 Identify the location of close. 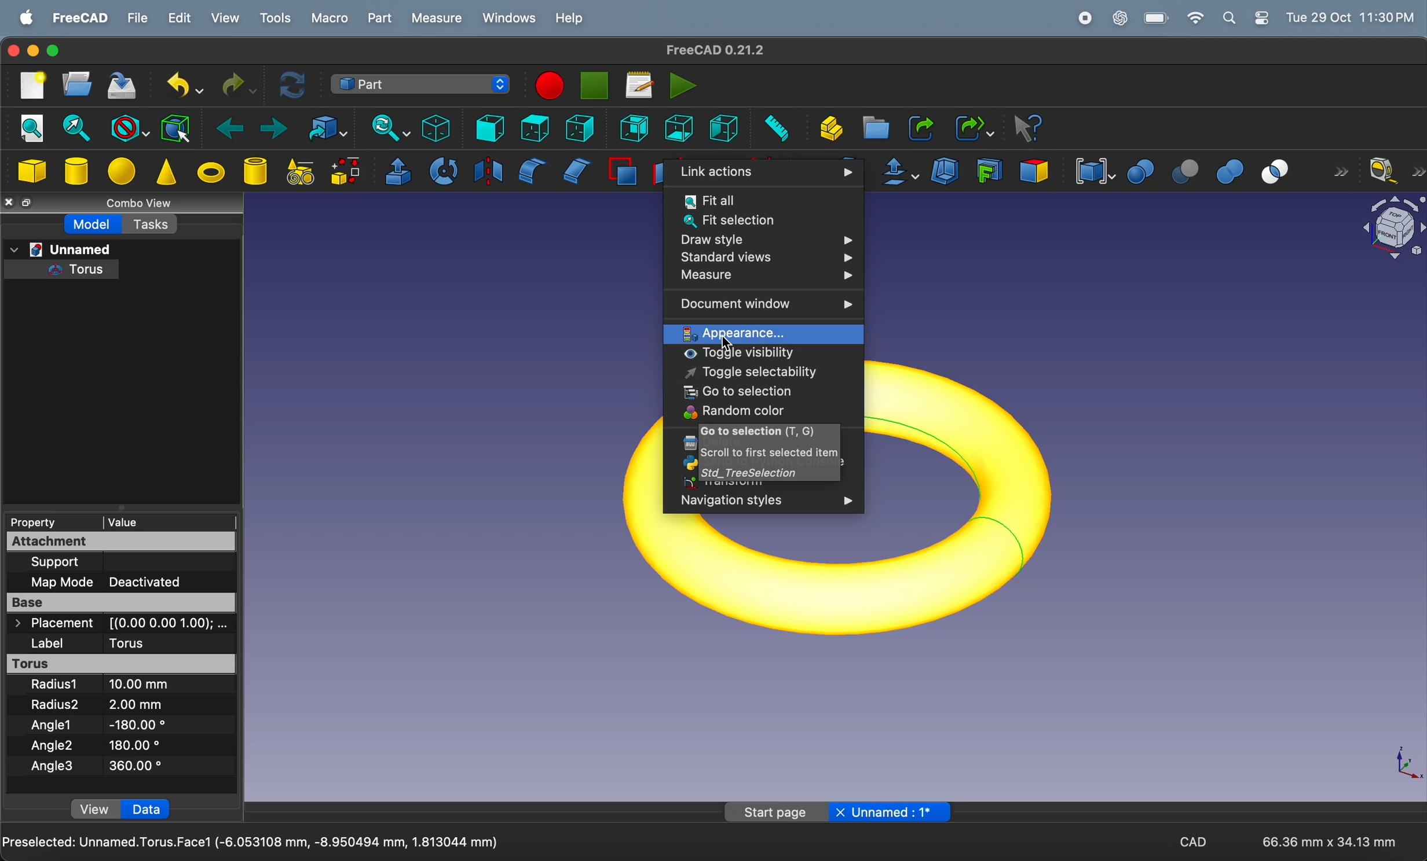
(9, 204).